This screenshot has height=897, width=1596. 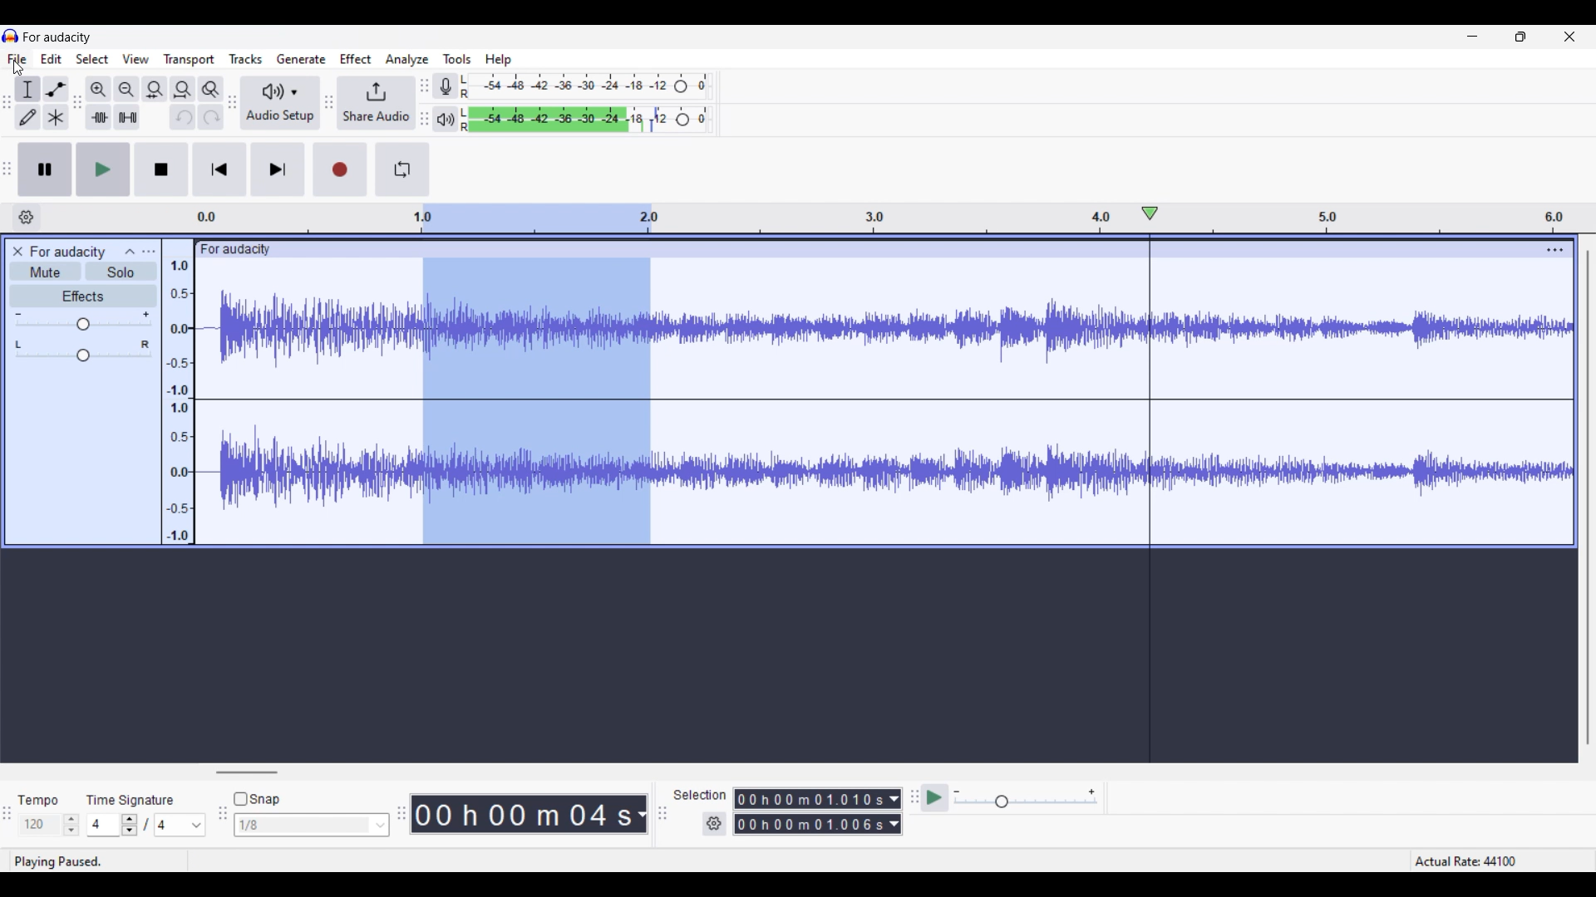 What do you see at coordinates (1025, 798) in the screenshot?
I see `Playback speed scale` at bounding box center [1025, 798].